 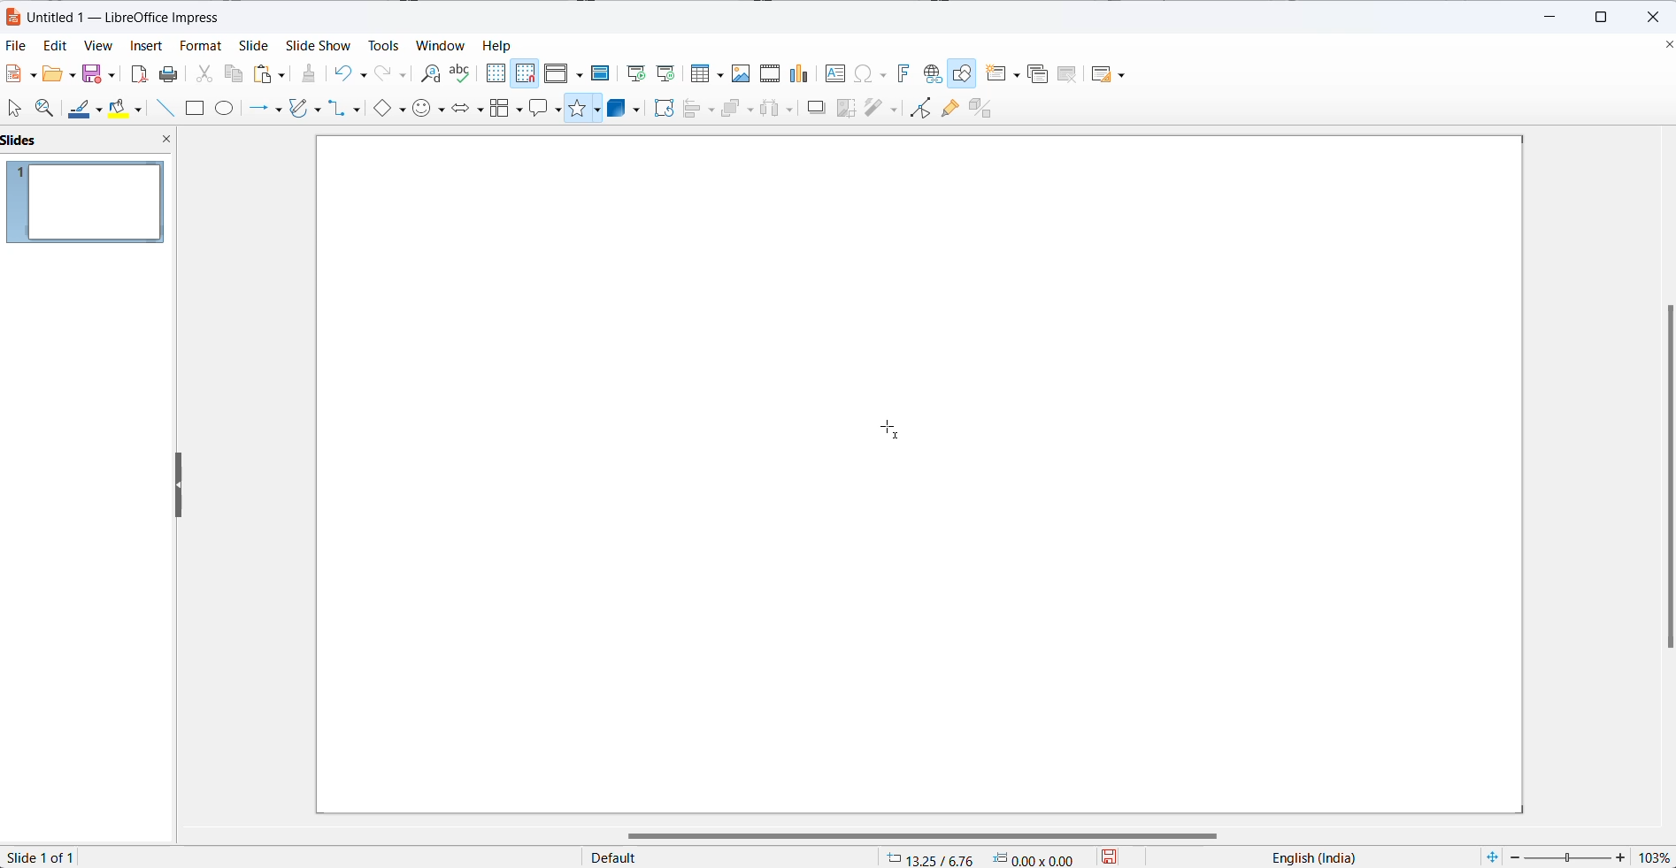 I want to click on callout shapes, so click(x=546, y=111).